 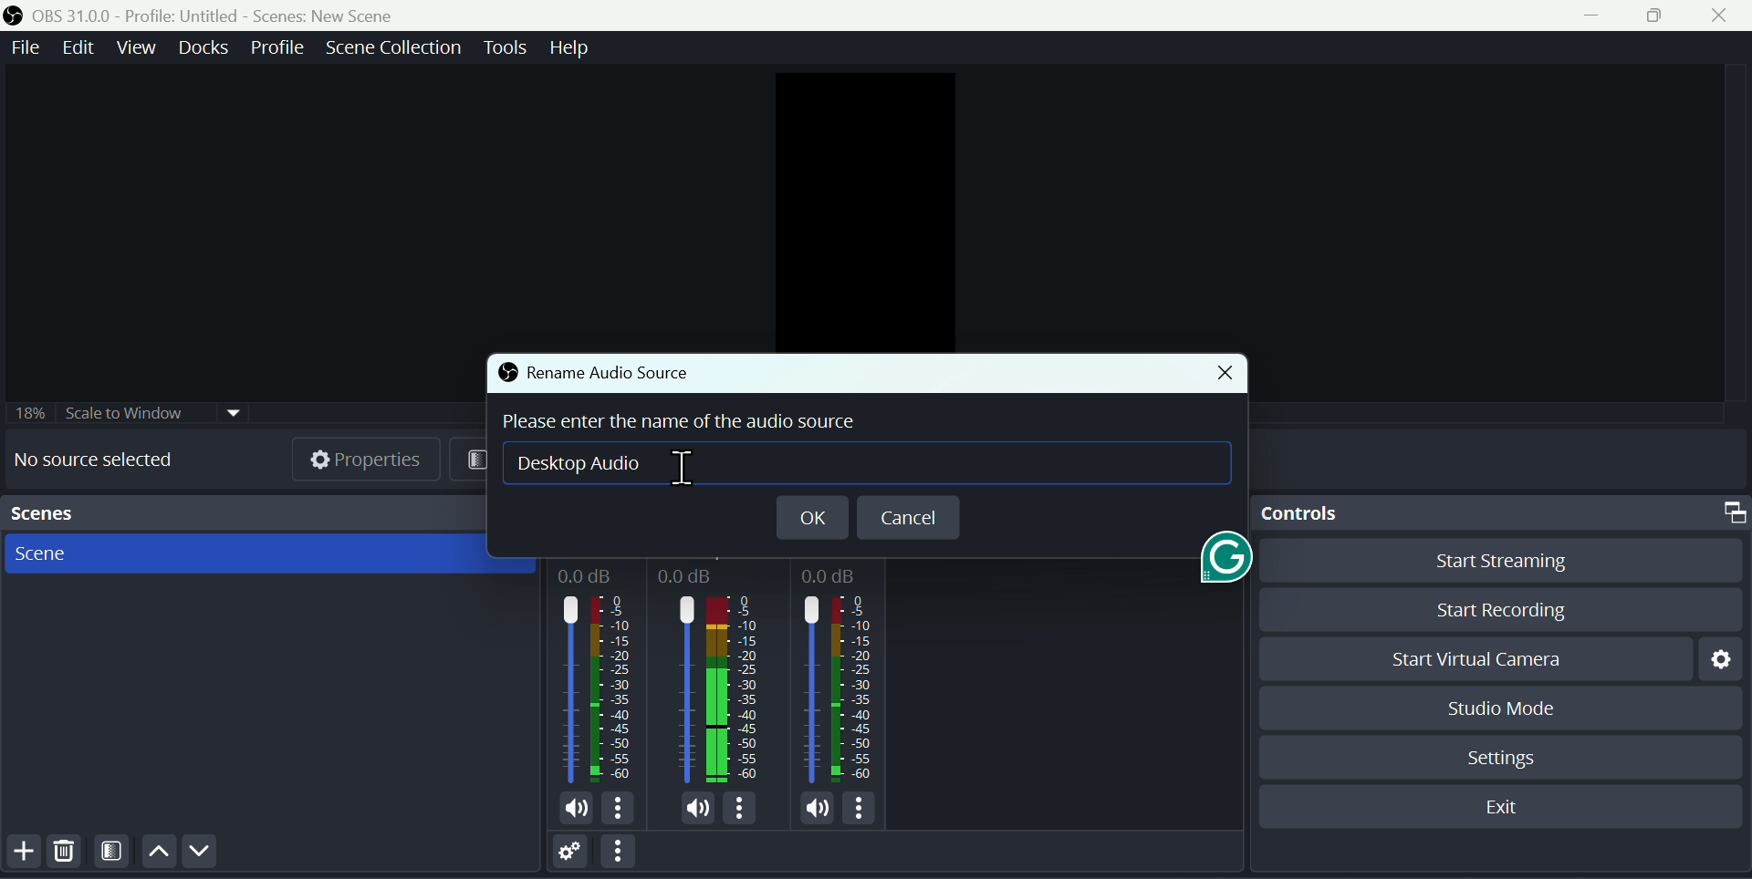 What do you see at coordinates (1716, 659) in the screenshot?
I see `Settings` at bounding box center [1716, 659].